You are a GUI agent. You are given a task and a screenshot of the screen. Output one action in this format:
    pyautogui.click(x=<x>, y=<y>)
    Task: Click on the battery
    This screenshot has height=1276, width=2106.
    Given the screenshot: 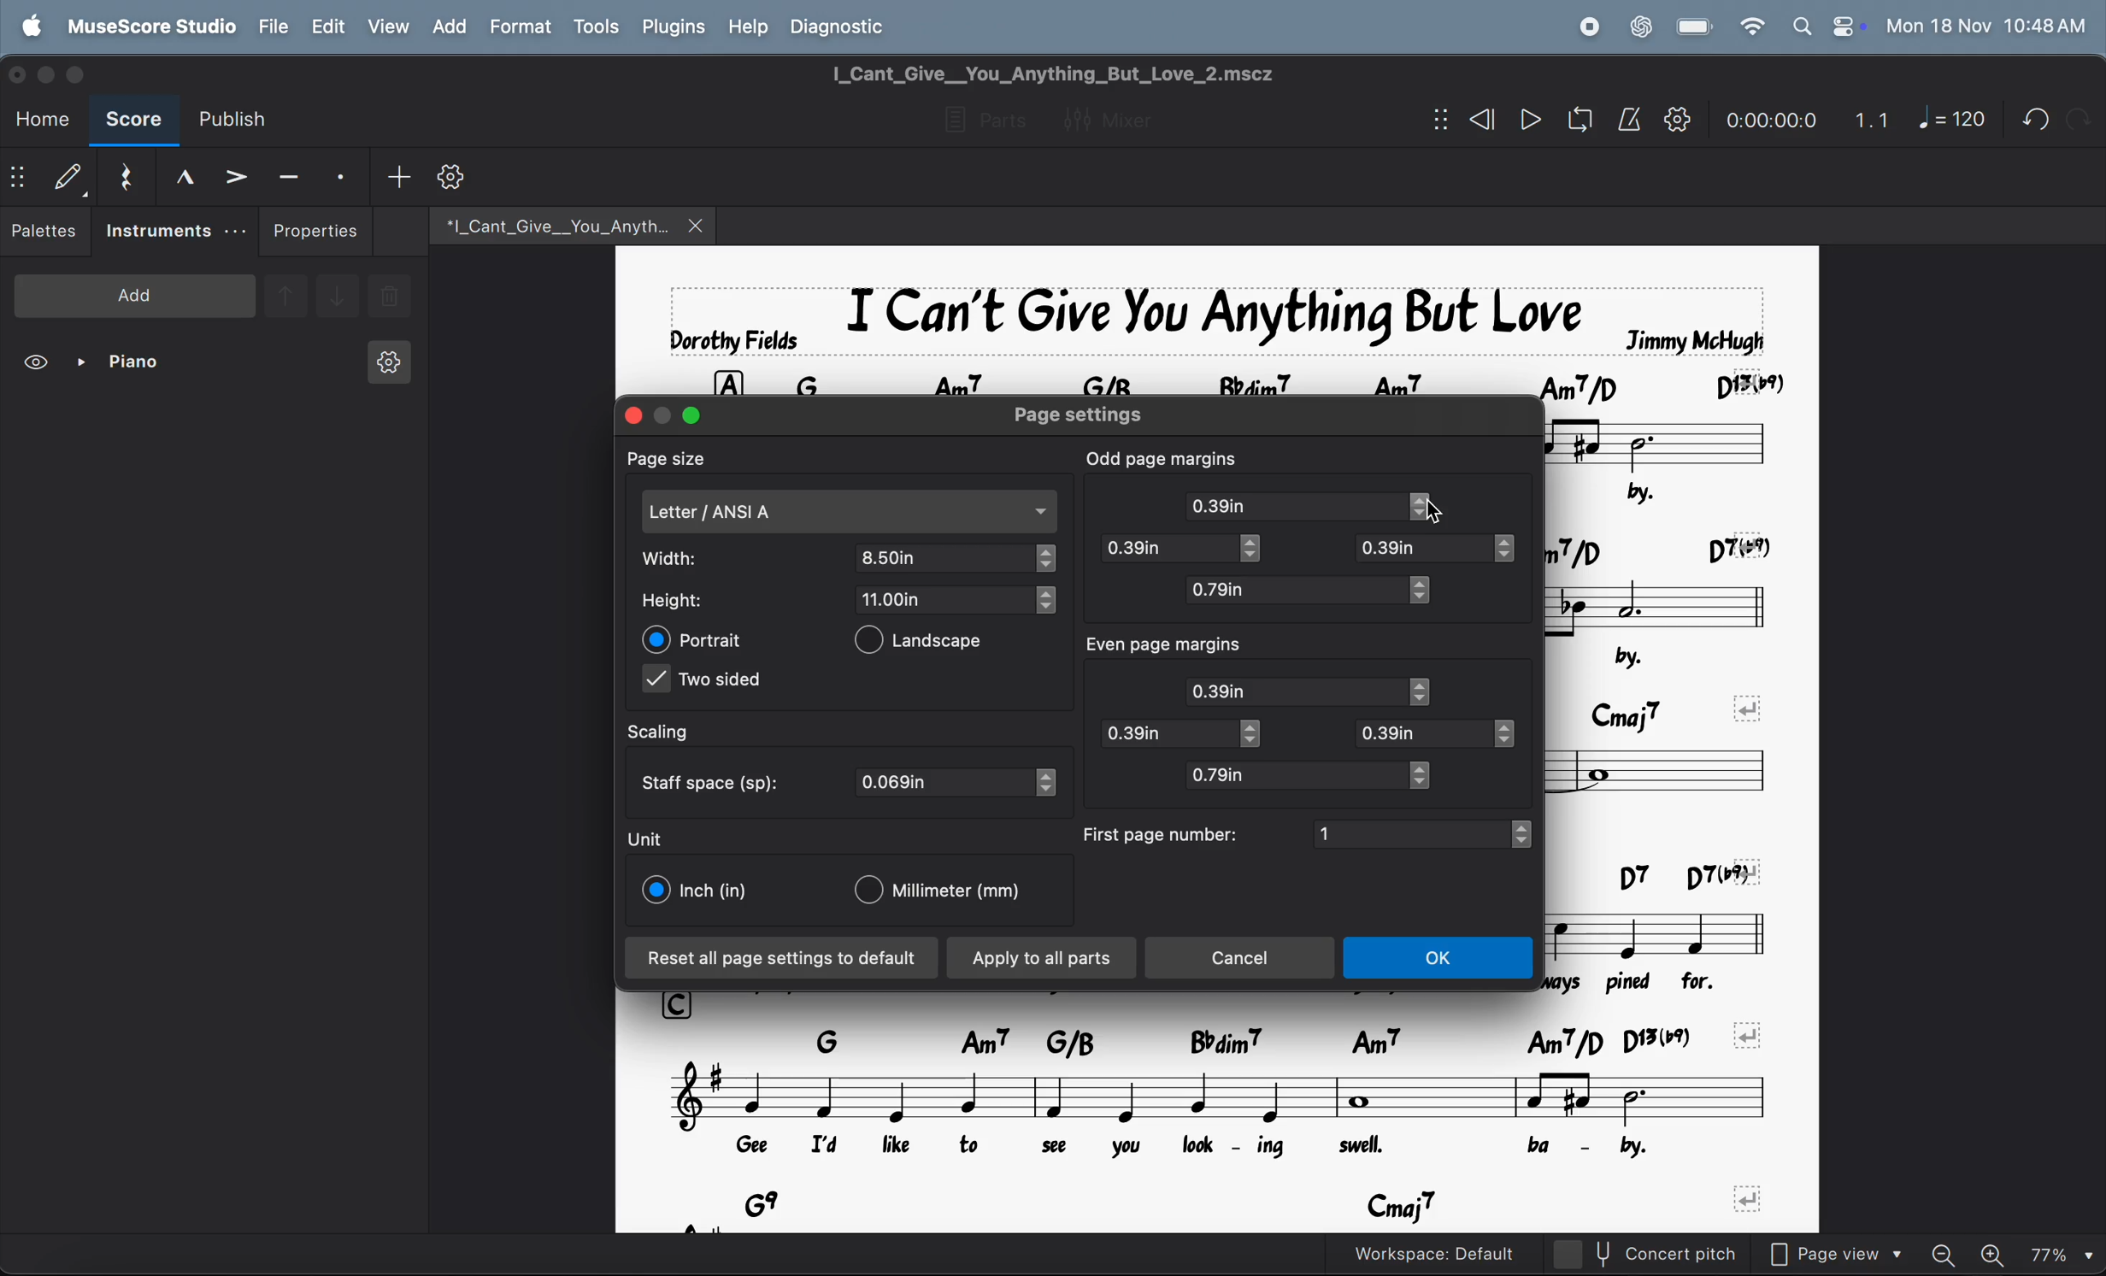 What is the action you would take?
    pyautogui.click(x=1696, y=27)
    